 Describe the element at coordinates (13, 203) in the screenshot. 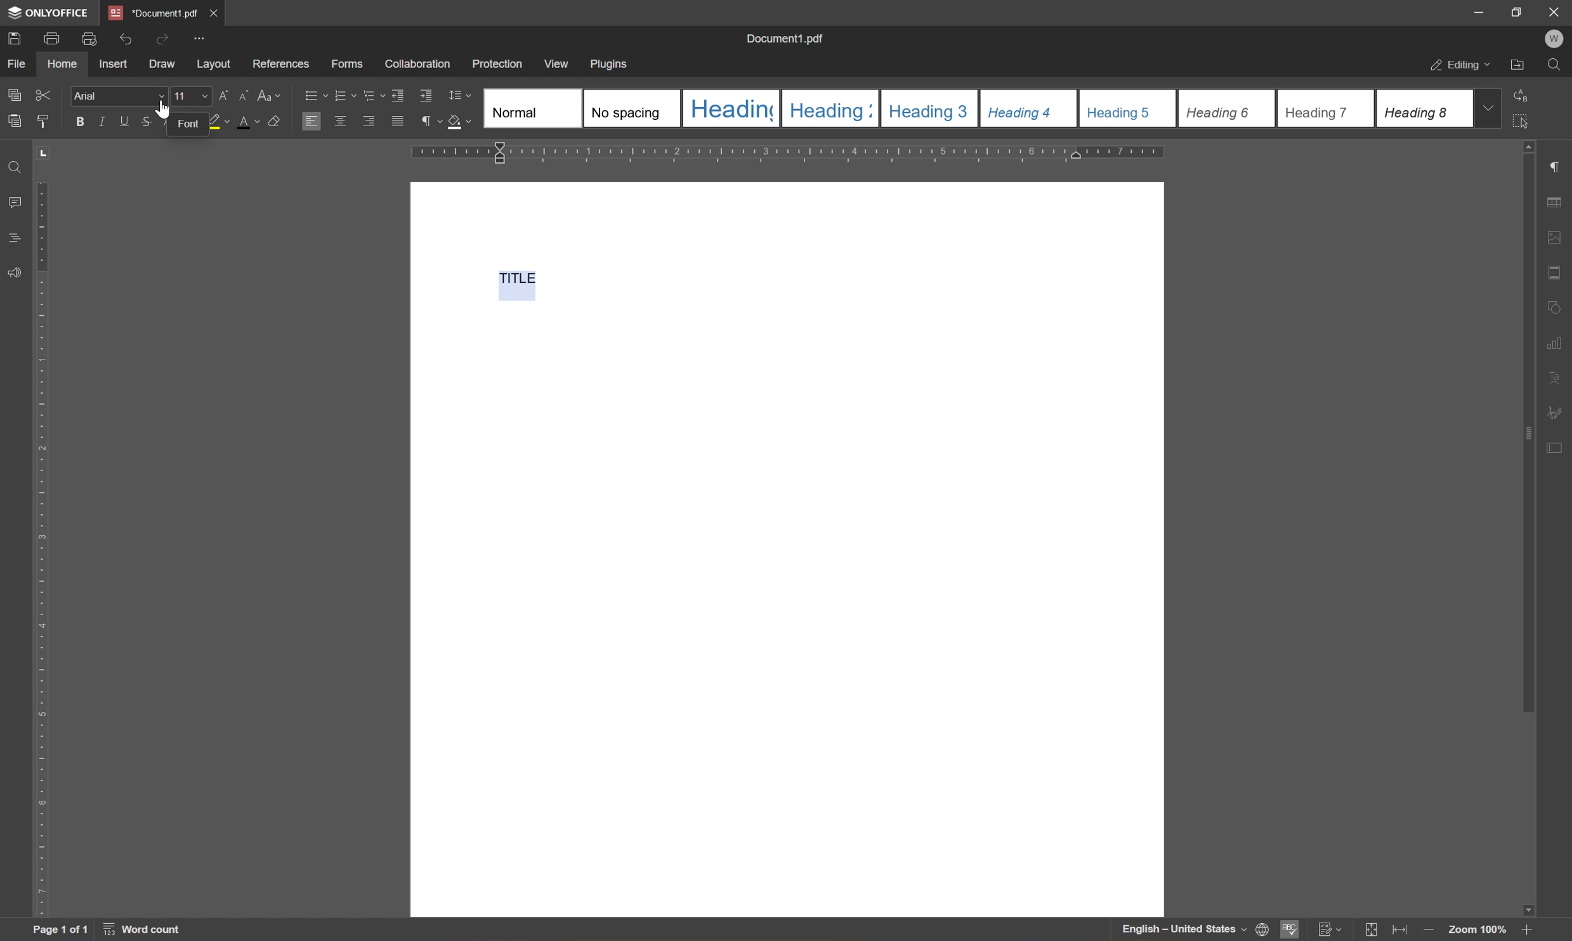

I see `comments` at that location.